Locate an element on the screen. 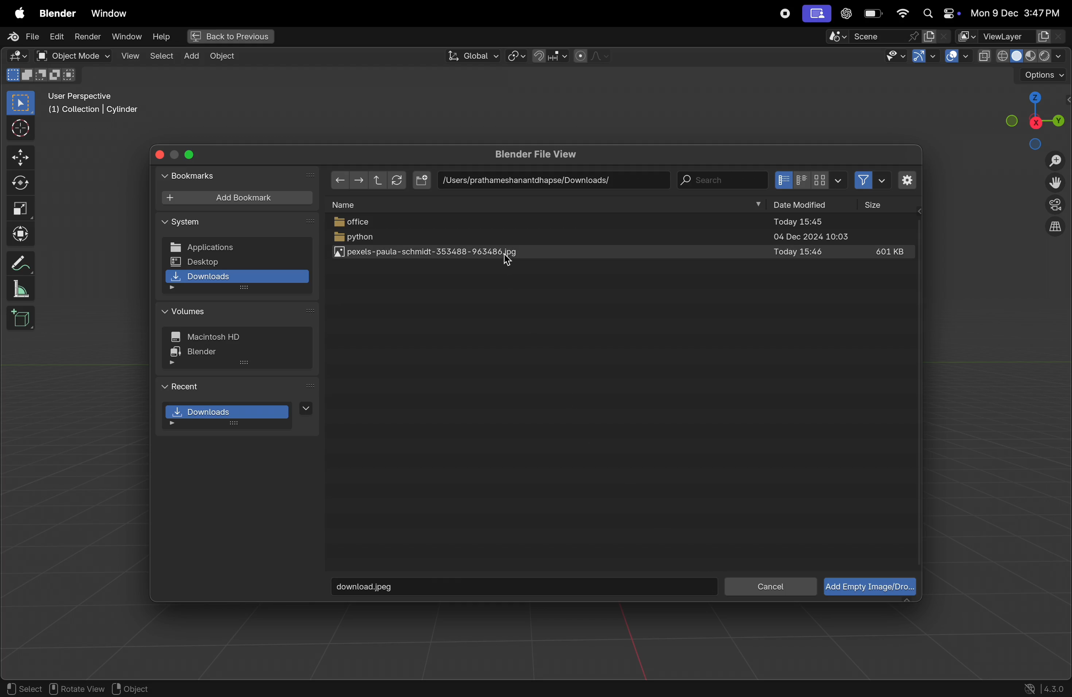 The width and height of the screenshot is (1072, 697). chatgpt is located at coordinates (846, 14).